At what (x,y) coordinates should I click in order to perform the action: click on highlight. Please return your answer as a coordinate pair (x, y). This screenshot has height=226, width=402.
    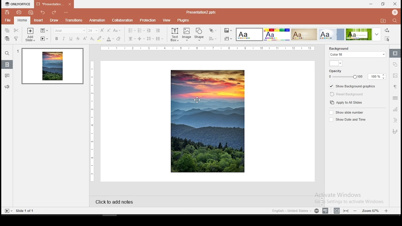
    Looking at the image, I should click on (100, 39).